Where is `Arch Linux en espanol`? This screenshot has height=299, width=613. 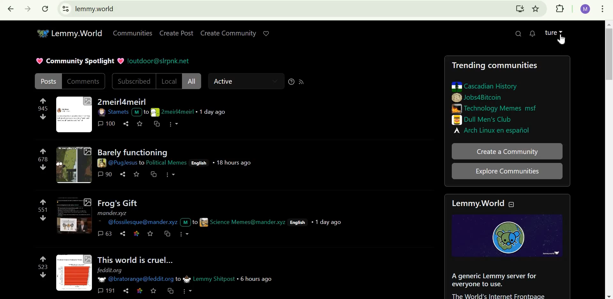 Arch Linux en espanol is located at coordinates (494, 130).